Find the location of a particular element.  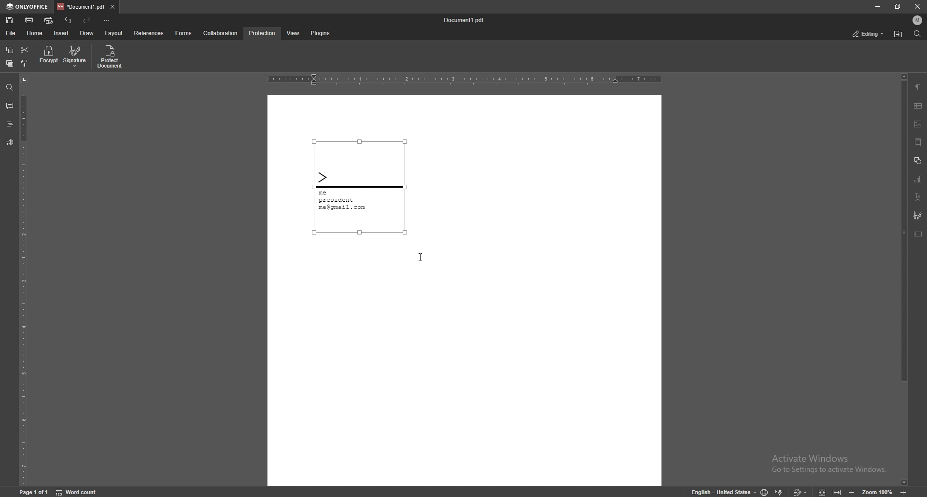

text art is located at coordinates (918, 198).